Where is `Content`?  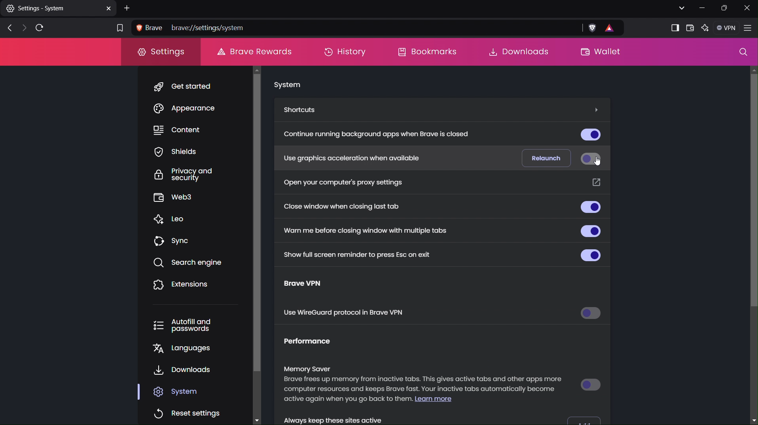 Content is located at coordinates (186, 130).